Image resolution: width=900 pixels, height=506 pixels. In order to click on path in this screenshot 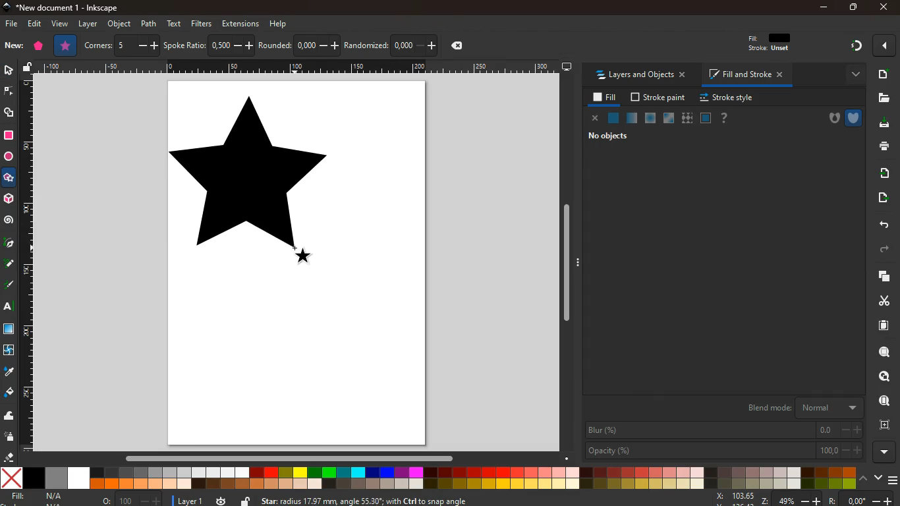, I will do `click(150, 24)`.